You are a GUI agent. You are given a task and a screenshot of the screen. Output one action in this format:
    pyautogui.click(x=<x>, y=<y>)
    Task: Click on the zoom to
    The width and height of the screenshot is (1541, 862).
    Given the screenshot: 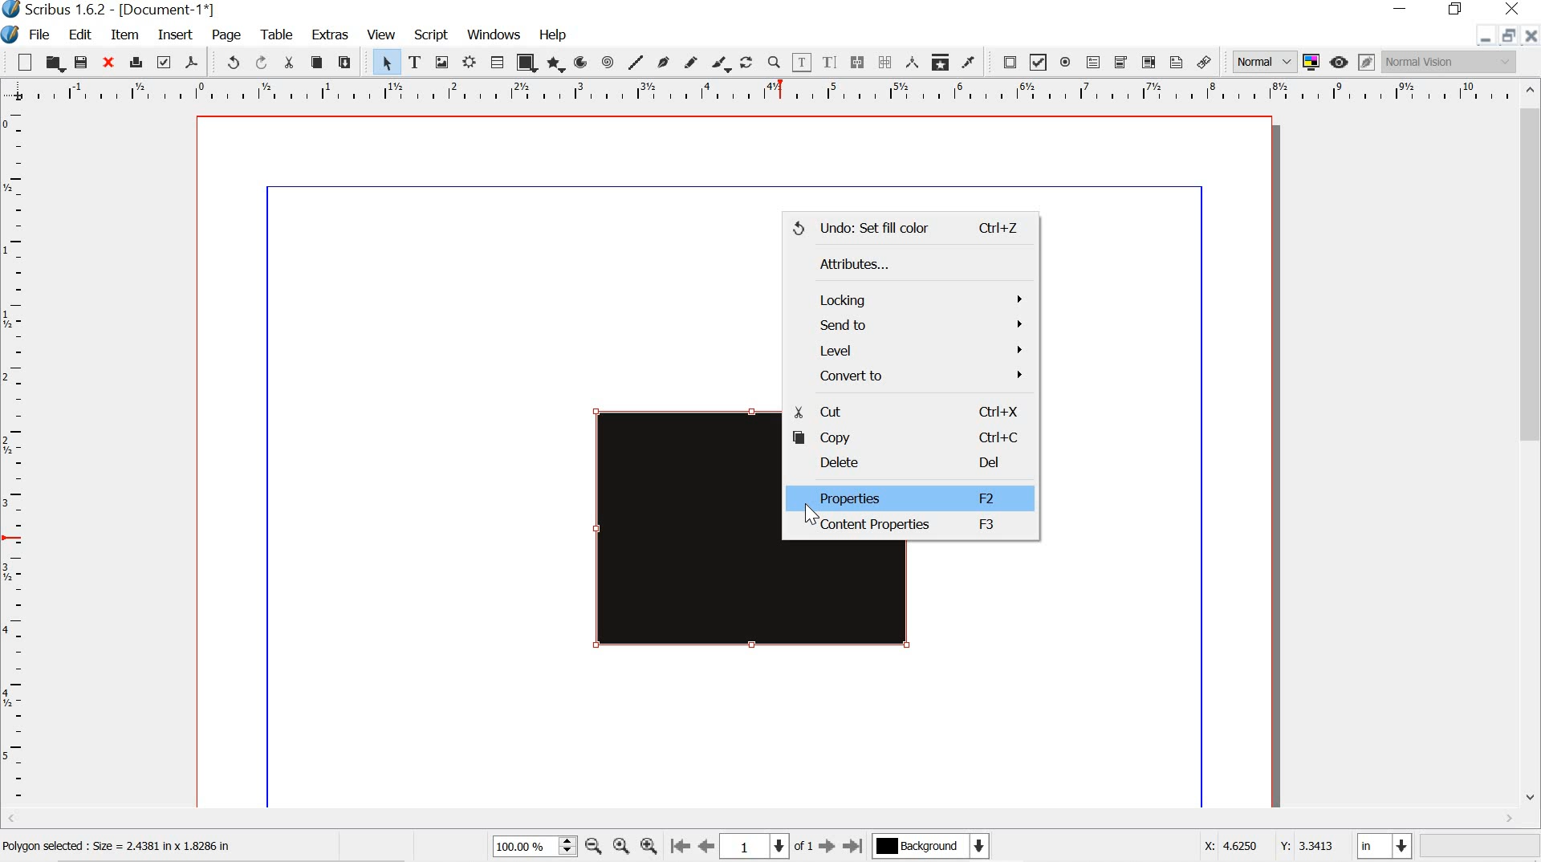 What is the action you would take?
    pyautogui.click(x=620, y=846)
    